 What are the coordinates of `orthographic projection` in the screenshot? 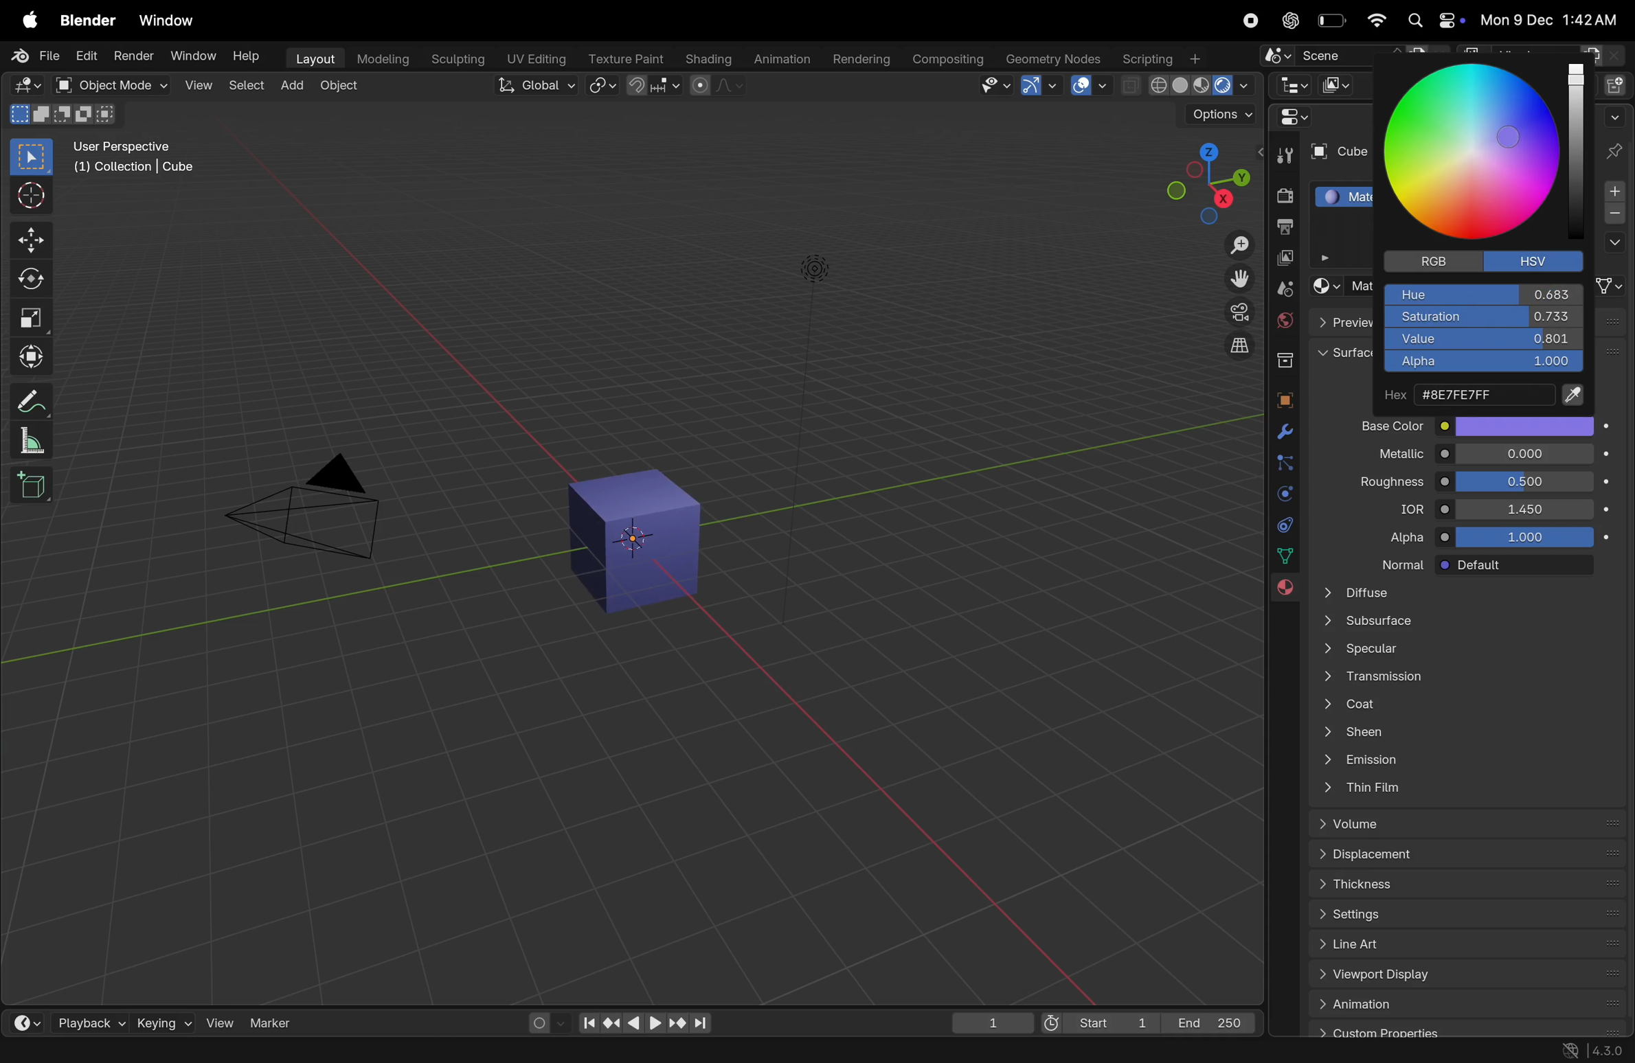 It's located at (1241, 345).